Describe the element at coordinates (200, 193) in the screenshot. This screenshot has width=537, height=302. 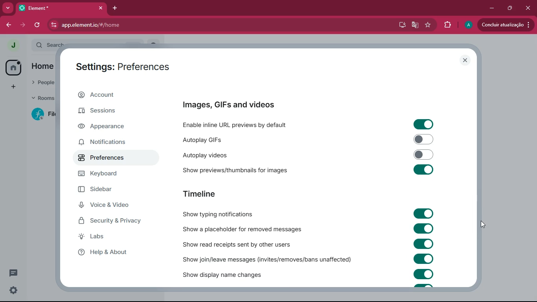
I see `timeline` at that location.